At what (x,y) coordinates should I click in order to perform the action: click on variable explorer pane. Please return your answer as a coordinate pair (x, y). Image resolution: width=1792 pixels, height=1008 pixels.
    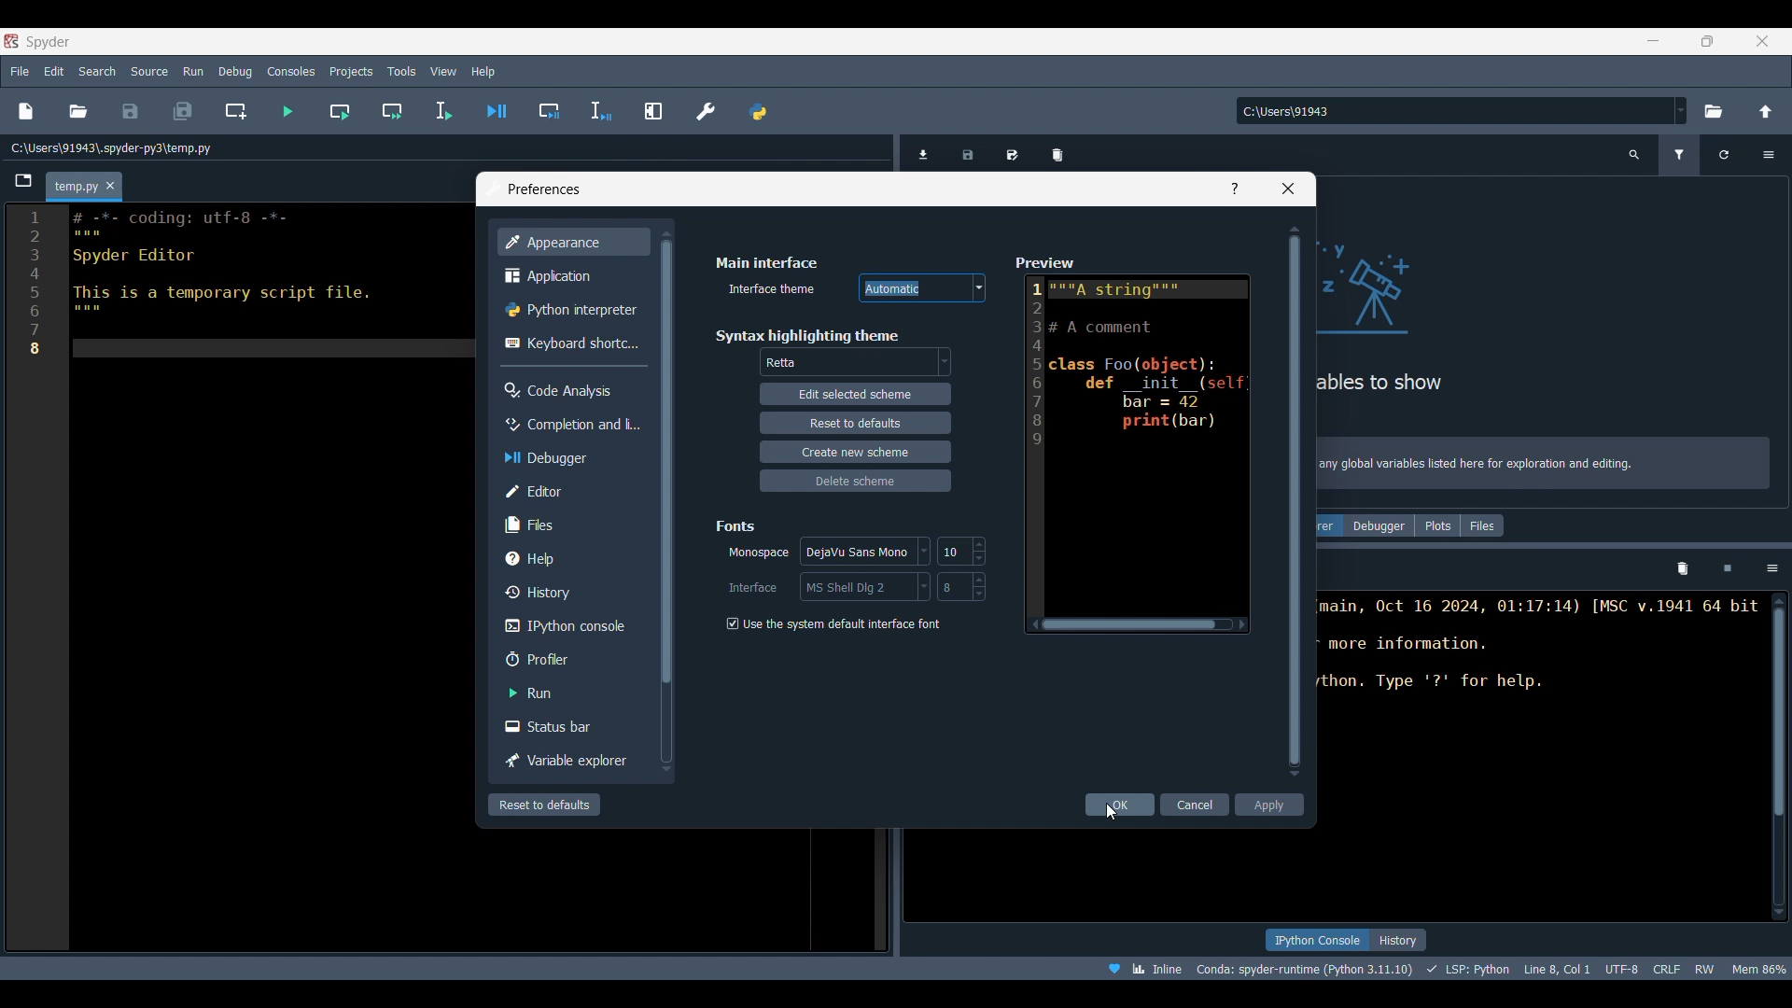
    Looking at the image, I should click on (1546, 306).